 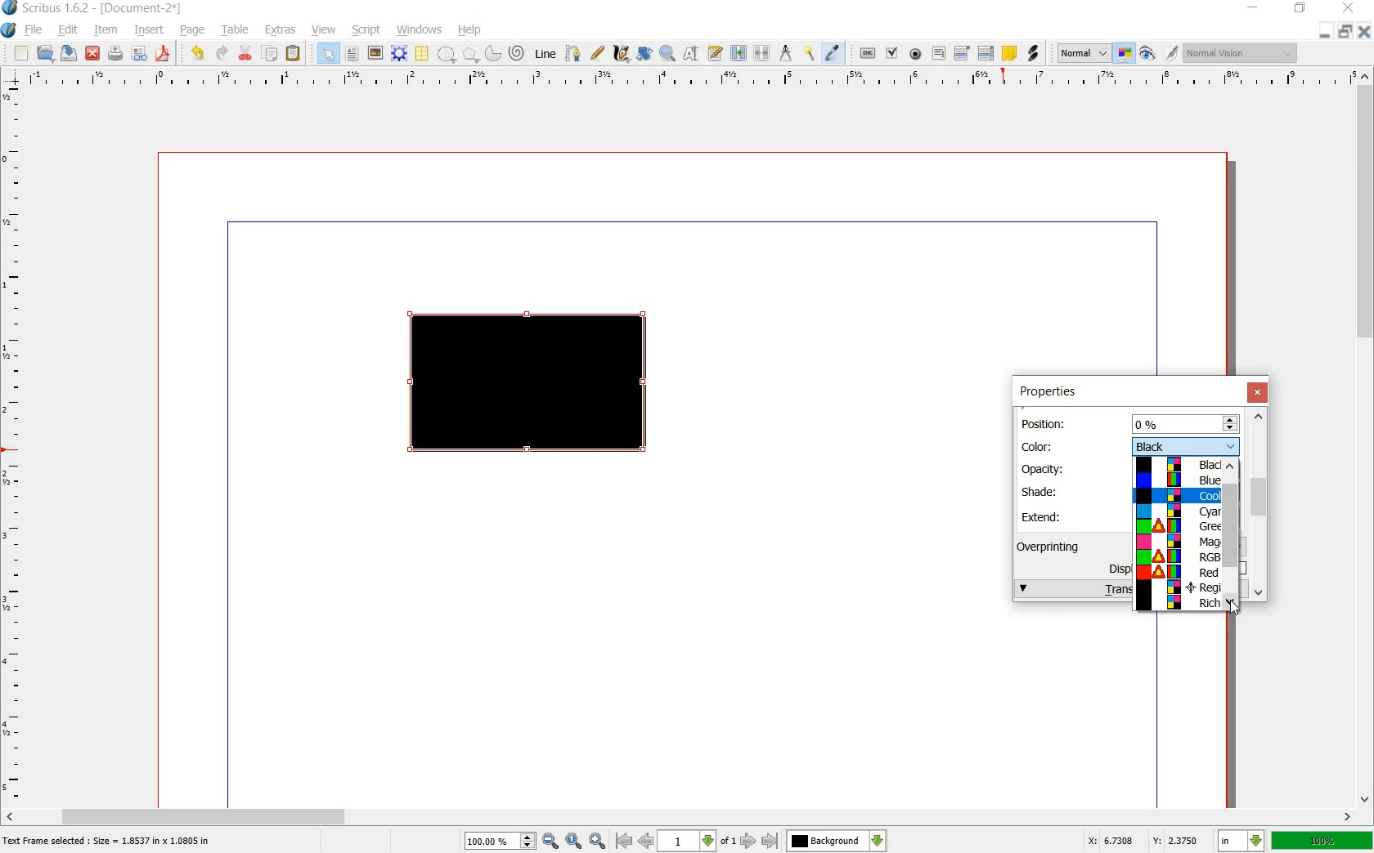 I want to click on link text frame, so click(x=738, y=54).